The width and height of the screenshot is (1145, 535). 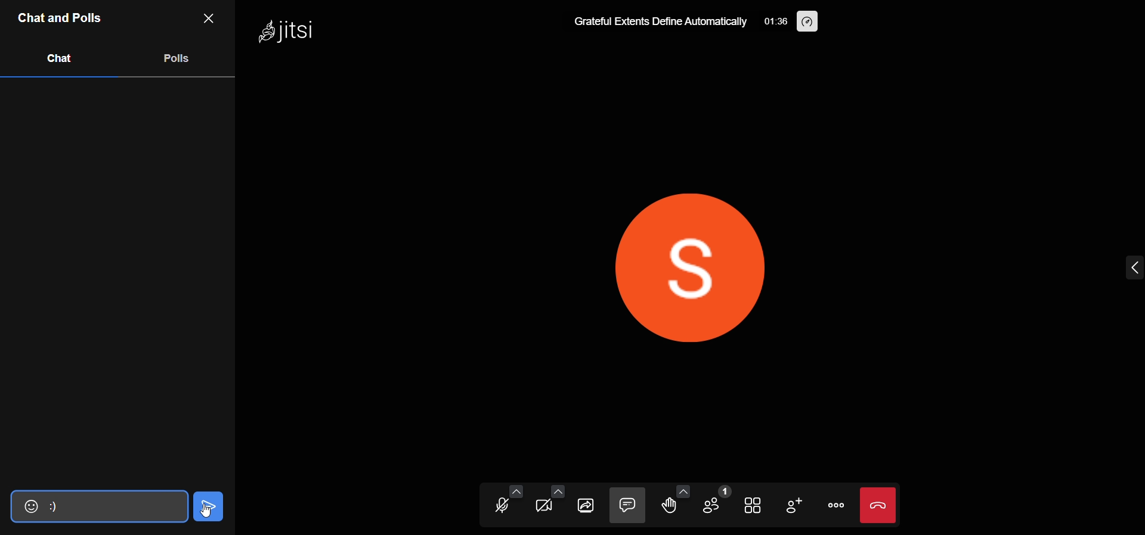 What do you see at coordinates (673, 268) in the screenshot?
I see `display picture` at bounding box center [673, 268].